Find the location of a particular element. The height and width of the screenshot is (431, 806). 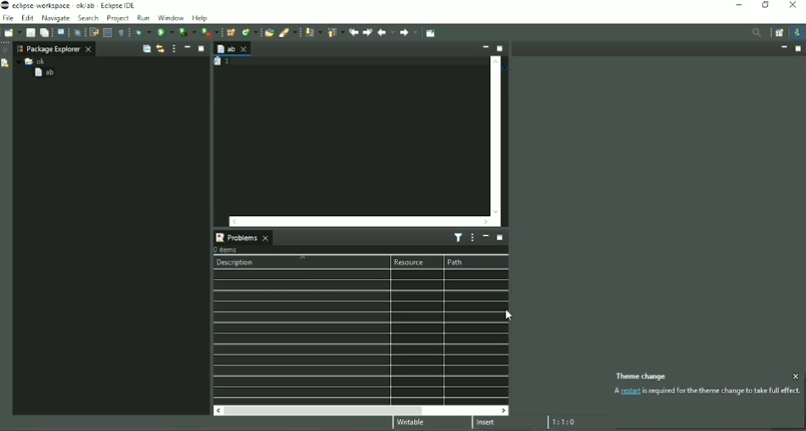

Writable is located at coordinates (413, 424).